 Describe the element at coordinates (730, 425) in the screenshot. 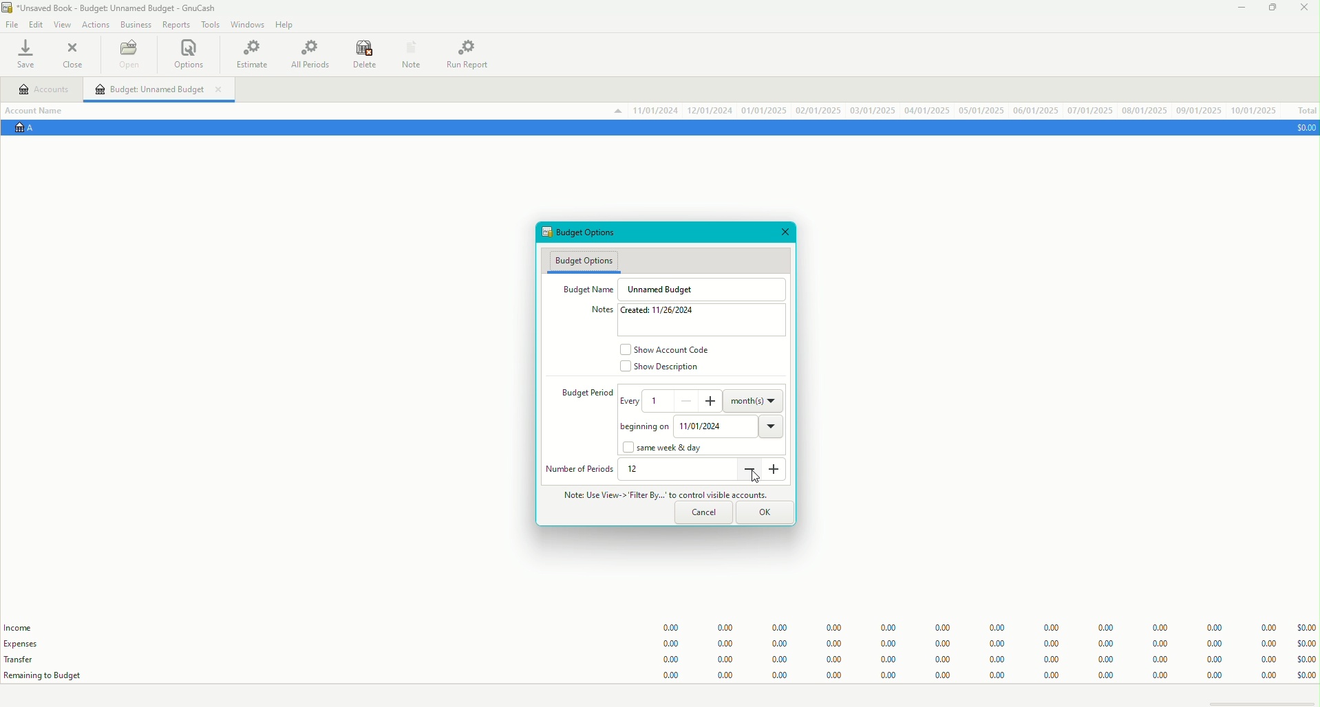

I see `11/01/2024` at that location.